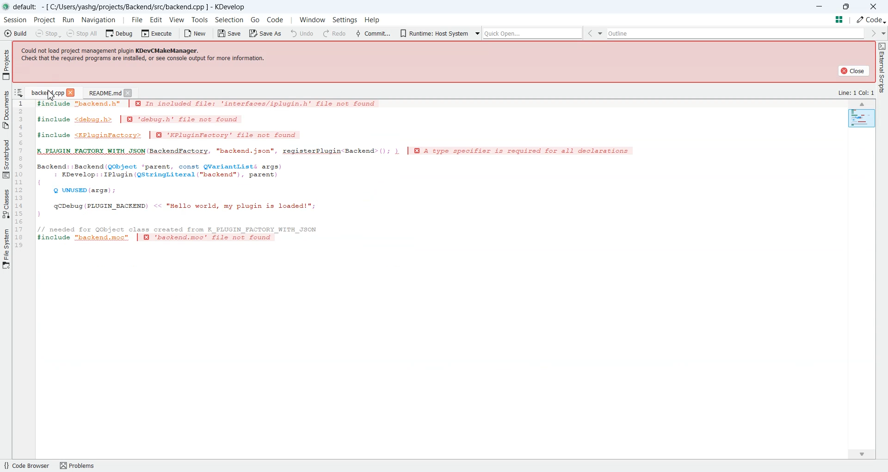 This screenshot has height=472, width=888. What do you see at coordinates (6, 109) in the screenshot?
I see `Documents` at bounding box center [6, 109].